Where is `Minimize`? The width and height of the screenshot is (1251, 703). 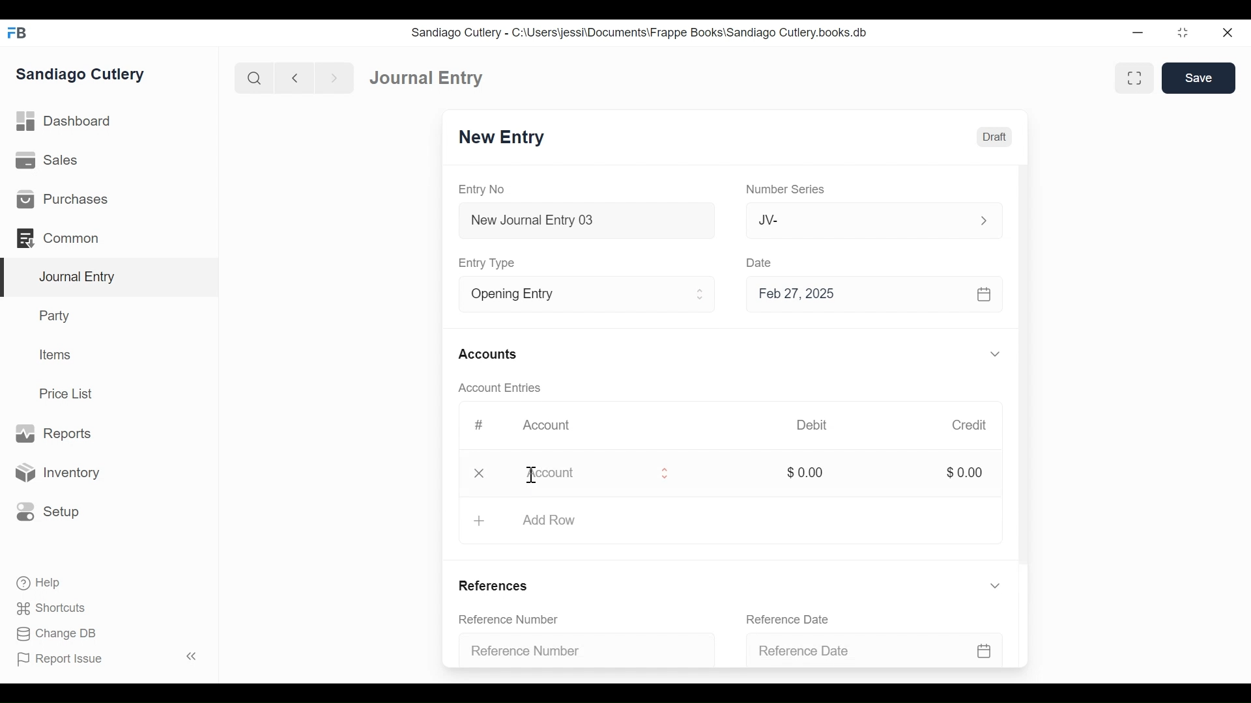 Minimize is located at coordinates (1140, 32).